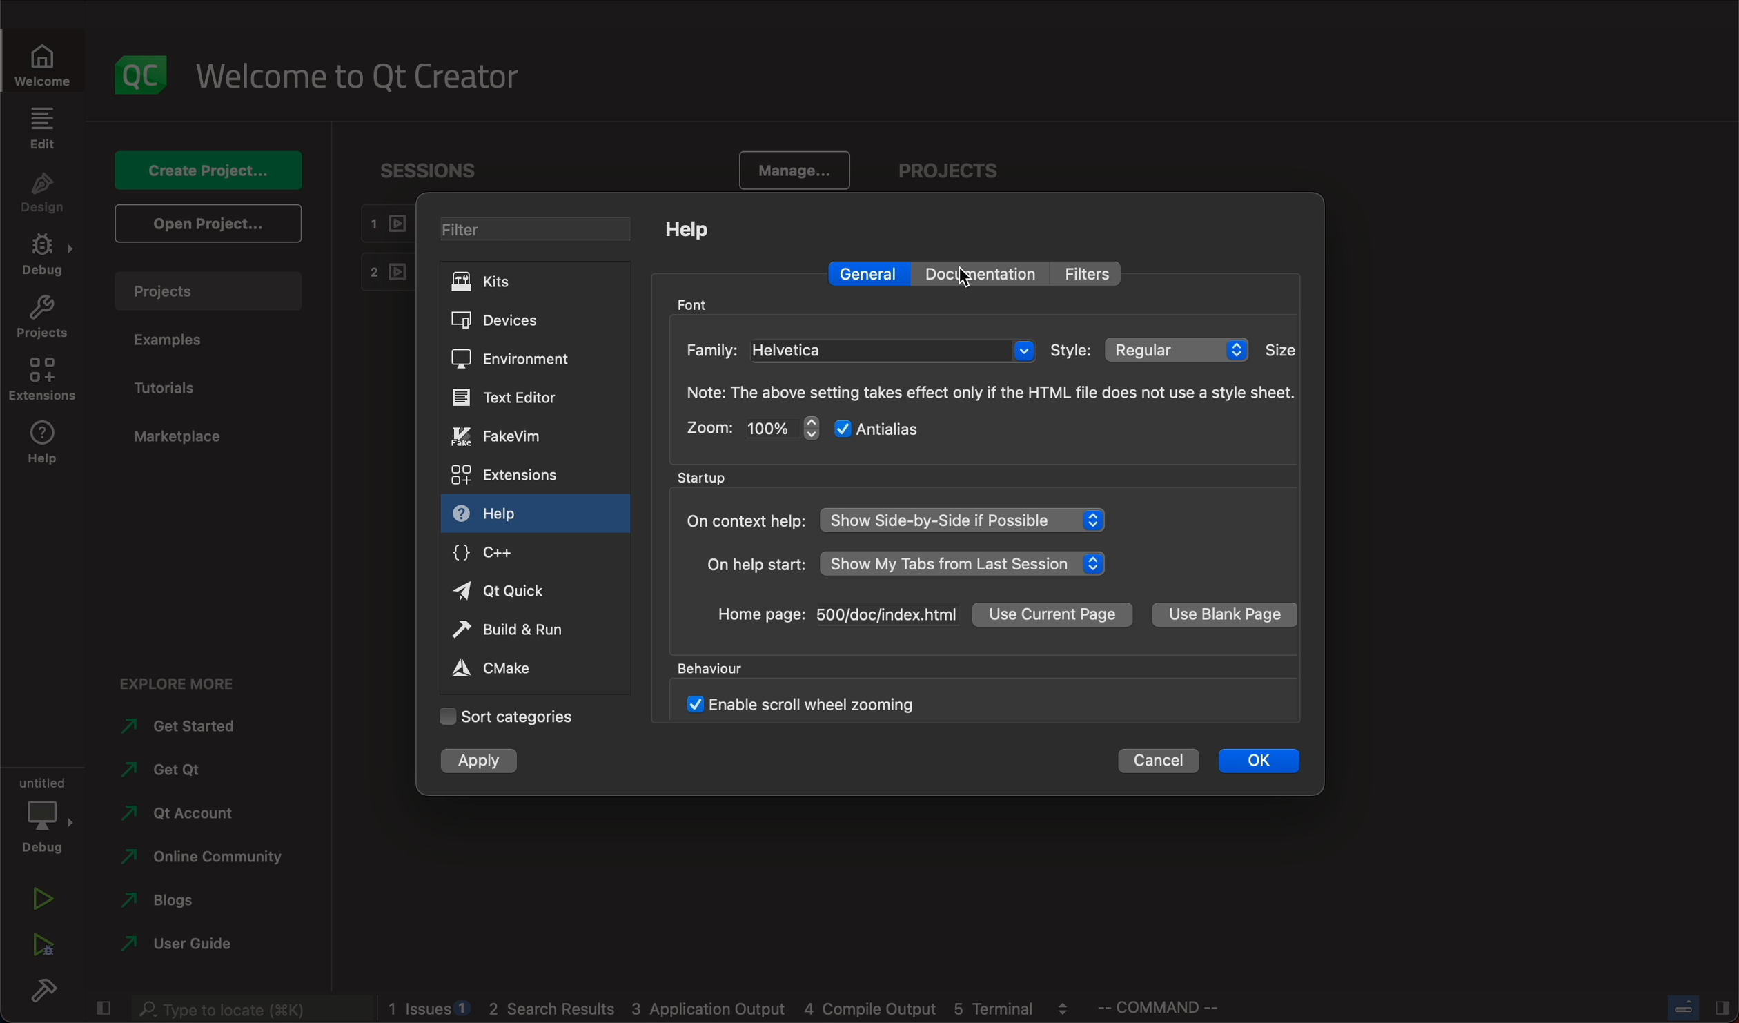  I want to click on startup, so click(723, 476).